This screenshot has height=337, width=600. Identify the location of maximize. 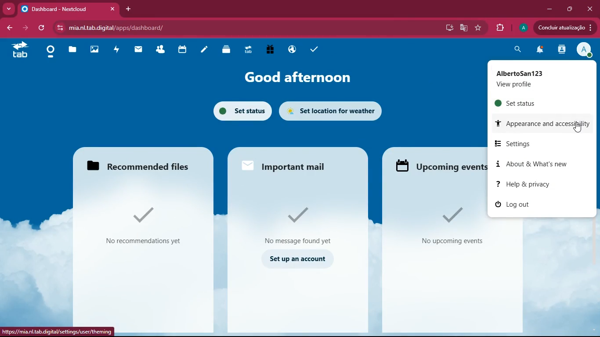
(569, 9).